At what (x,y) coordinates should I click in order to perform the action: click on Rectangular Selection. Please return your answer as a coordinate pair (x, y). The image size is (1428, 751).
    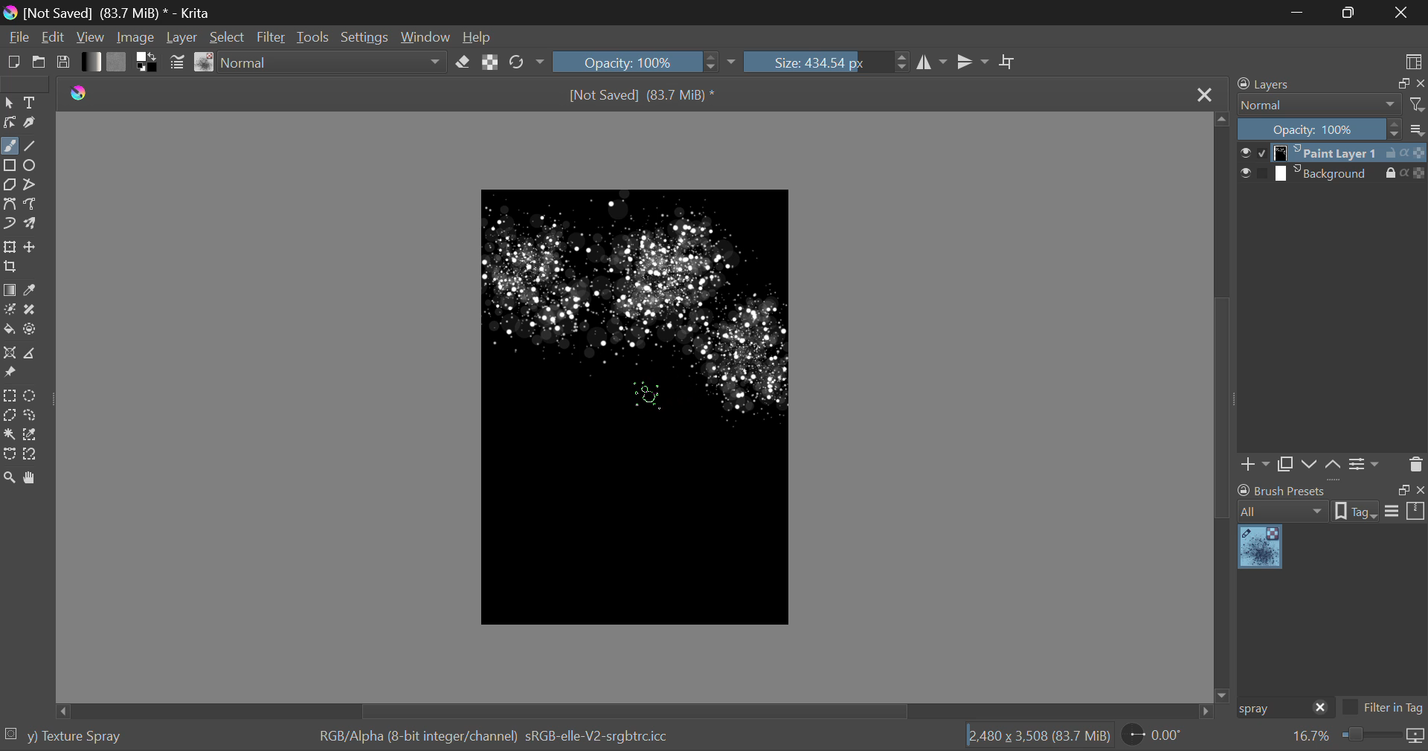
    Looking at the image, I should click on (10, 396).